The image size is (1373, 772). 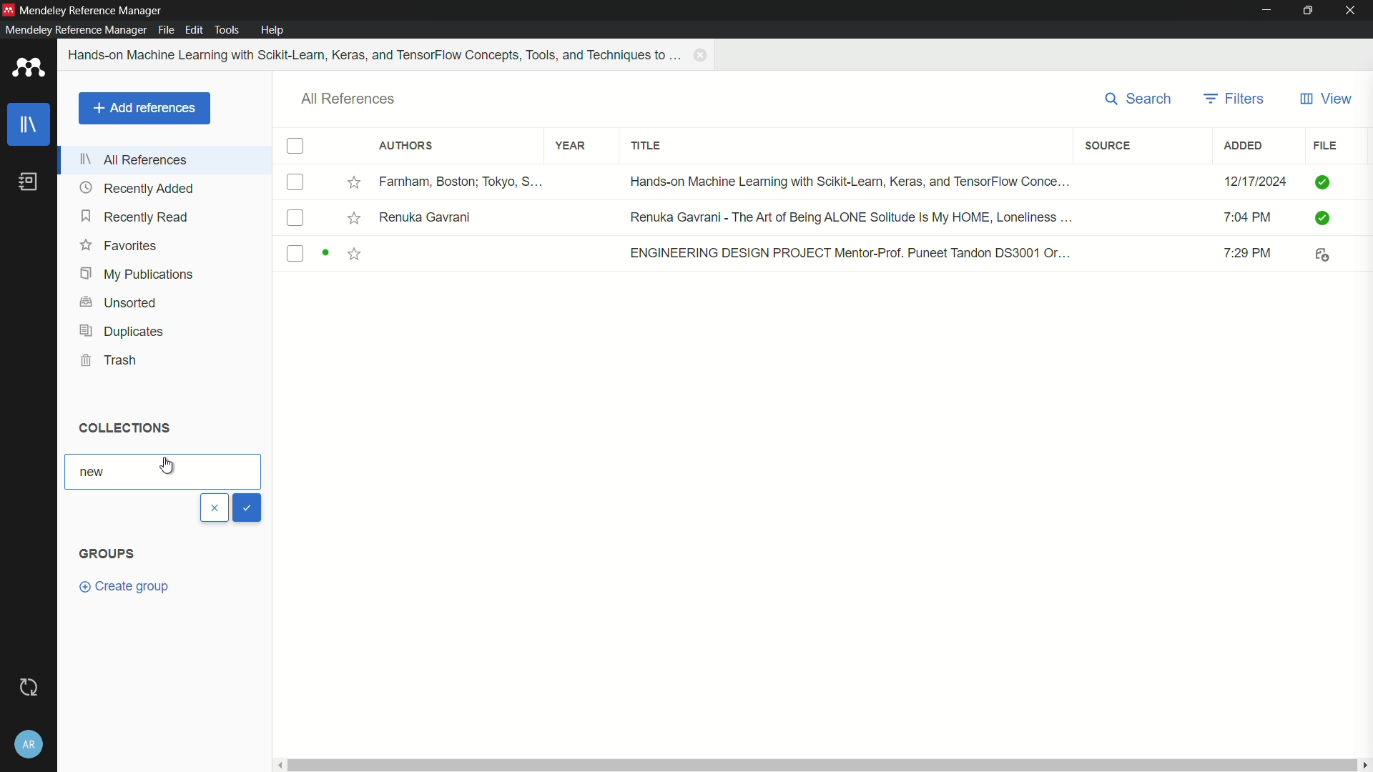 What do you see at coordinates (144, 109) in the screenshot?
I see `add references` at bounding box center [144, 109].